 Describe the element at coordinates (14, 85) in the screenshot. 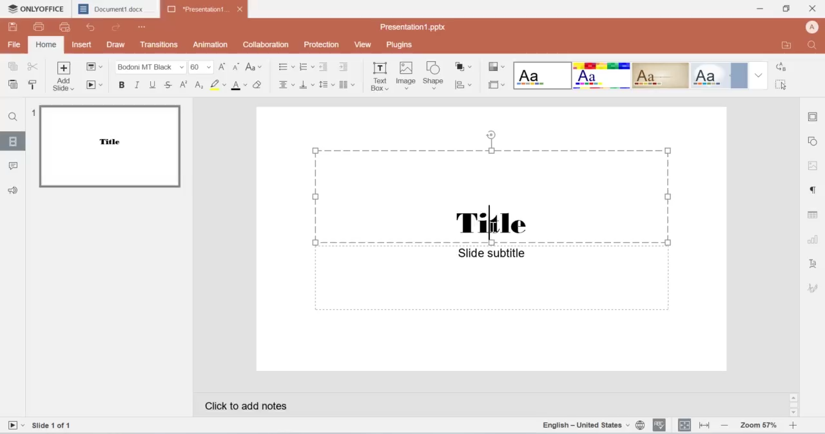

I see `paste` at that location.